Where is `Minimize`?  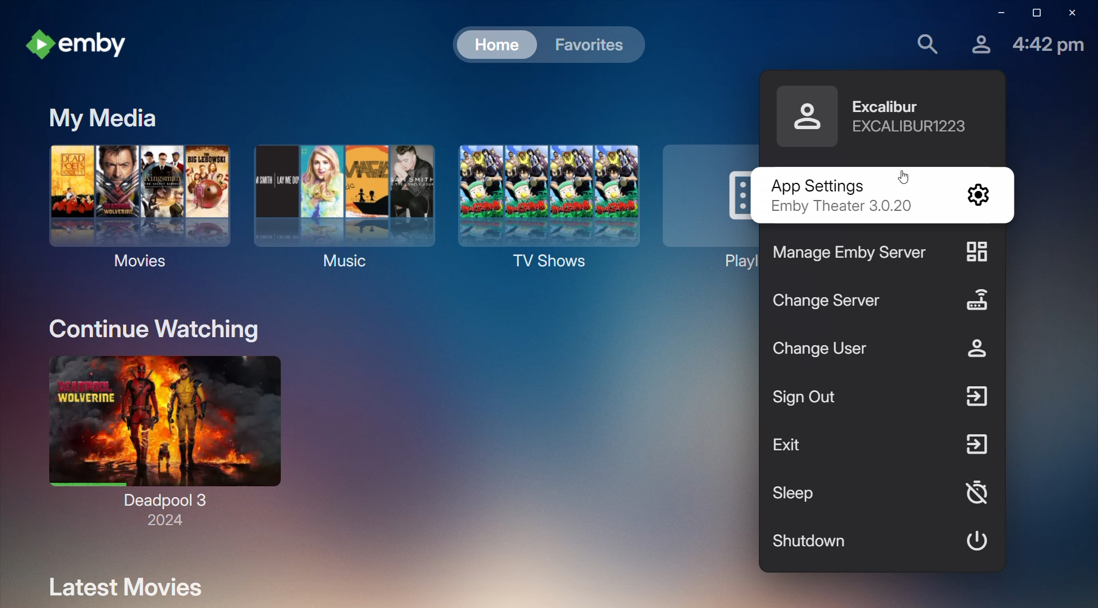
Minimize is located at coordinates (997, 14).